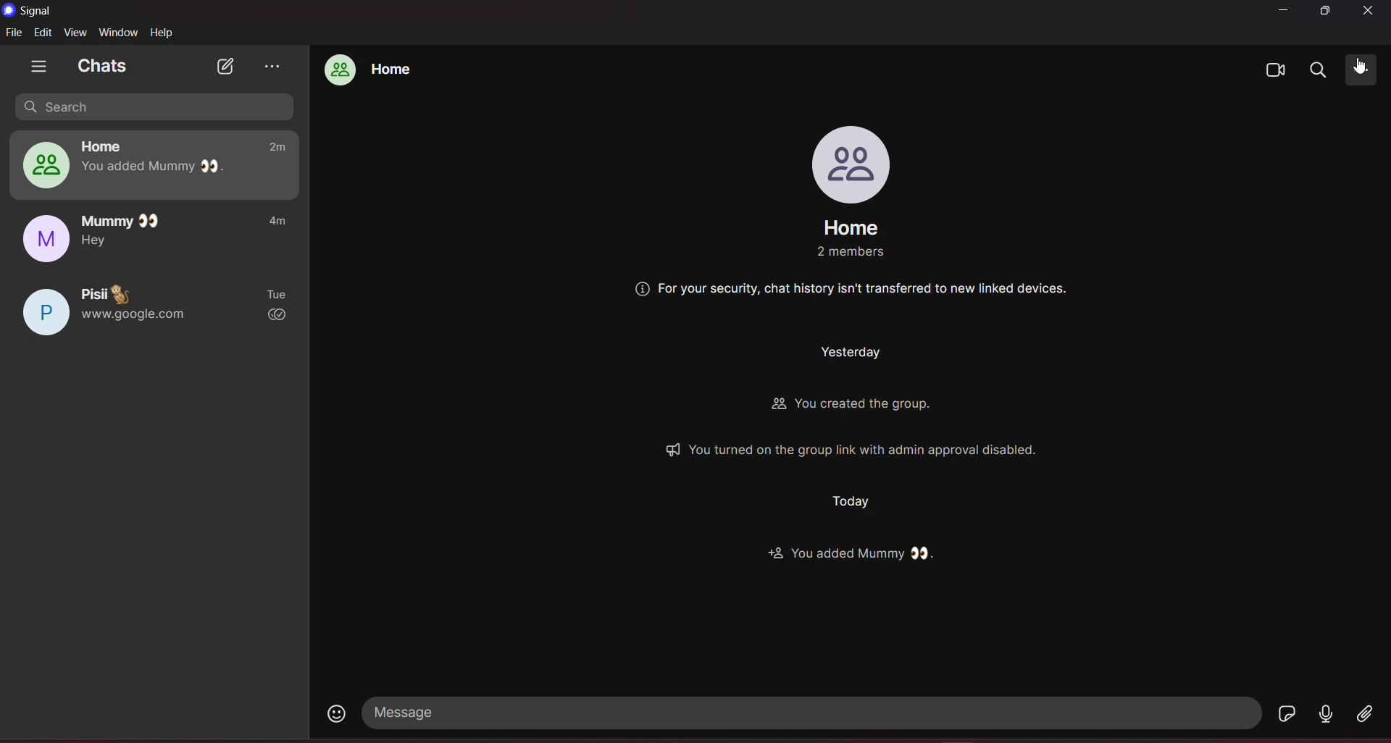 Image resolution: width=1391 pixels, height=743 pixels. I want to click on show tabs, so click(38, 67).